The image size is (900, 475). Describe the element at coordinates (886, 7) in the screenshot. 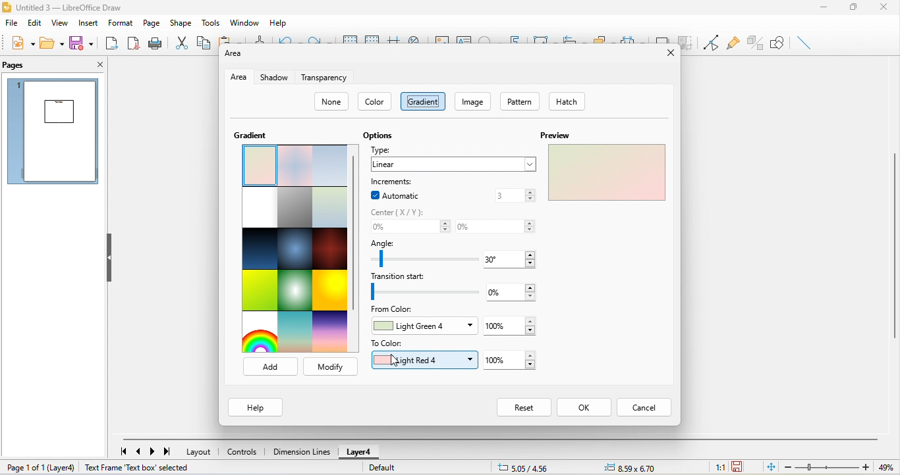

I see `close` at that location.